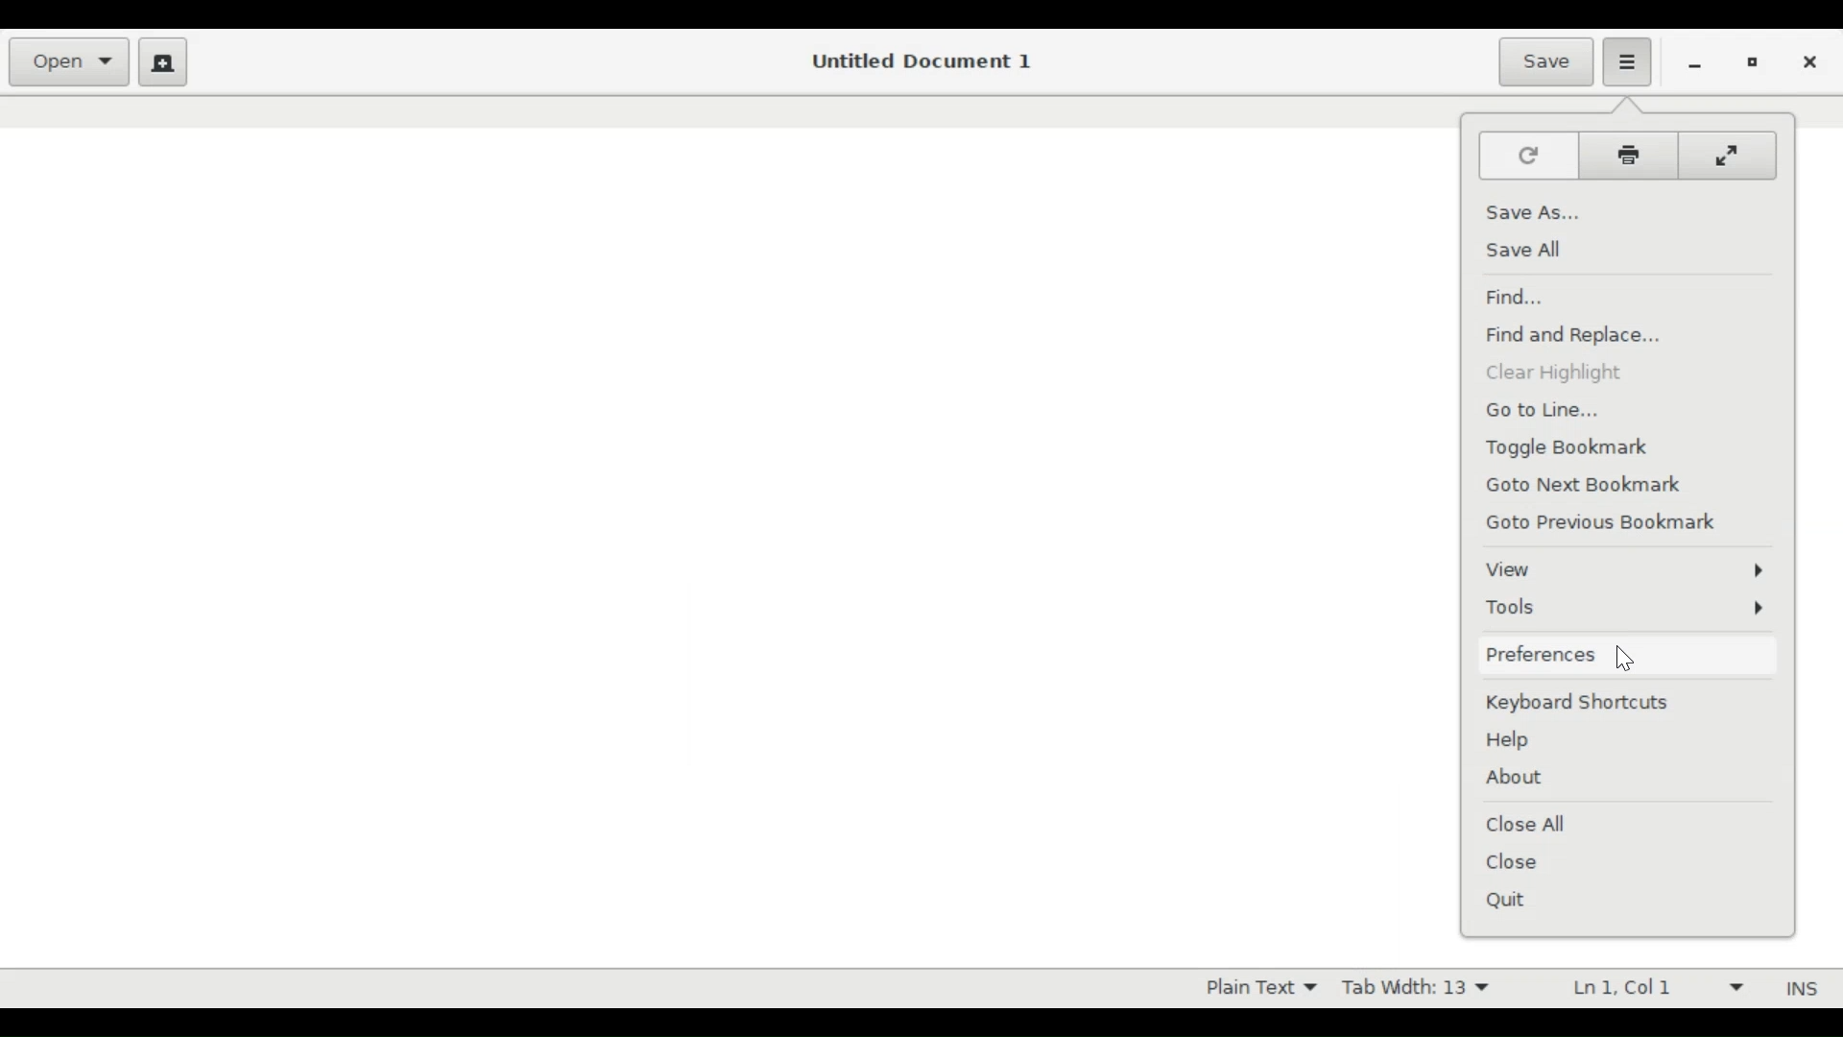 This screenshot has width=1843, height=1037. What do you see at coordinates (68, 60) in the screenshot?
I see `Open` at bounding box center [68, 60].